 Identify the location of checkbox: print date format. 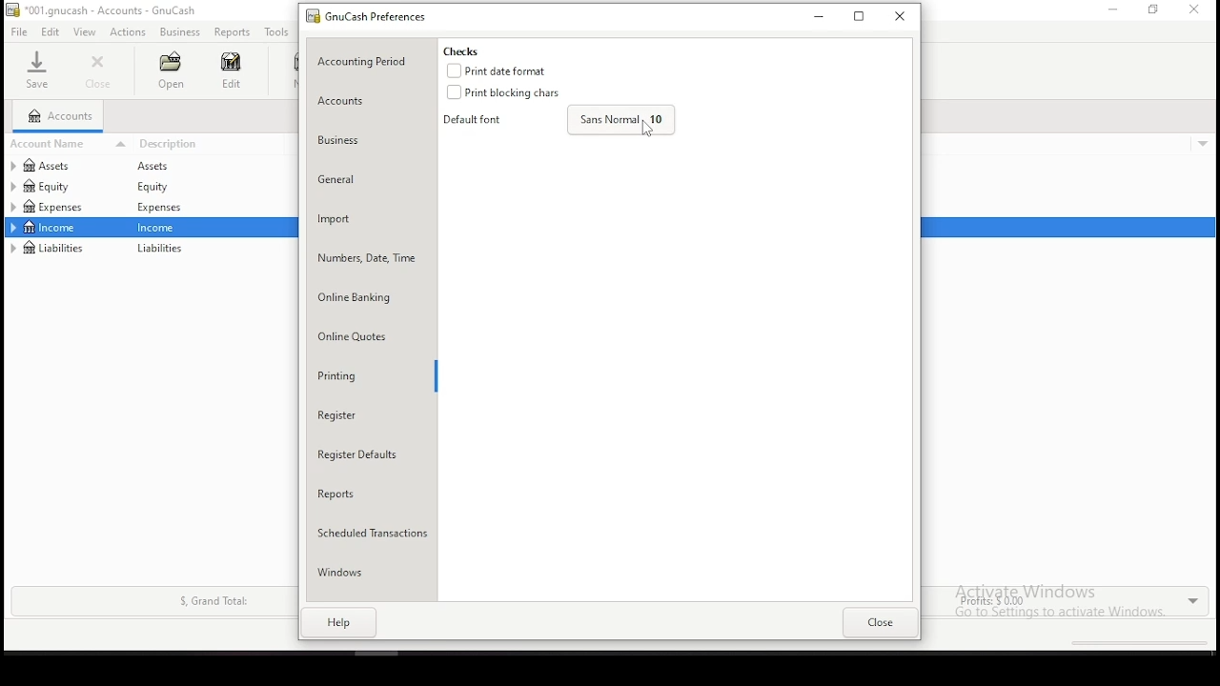
(503, 70).